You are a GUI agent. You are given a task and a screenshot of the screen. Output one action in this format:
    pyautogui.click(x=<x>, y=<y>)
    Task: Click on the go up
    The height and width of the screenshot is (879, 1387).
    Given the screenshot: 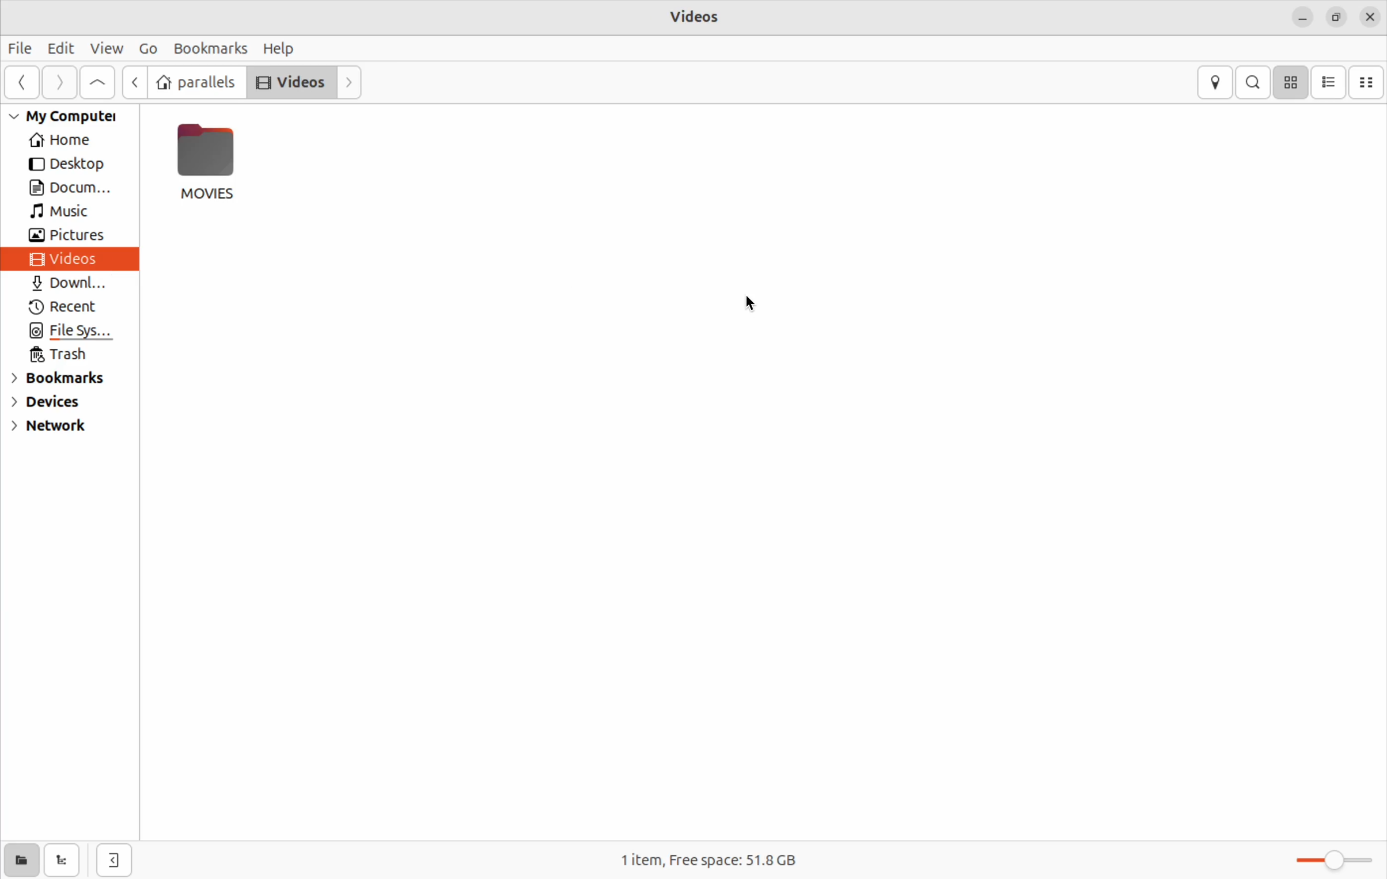 What is the action you would take?
    pyautogui.click(x=96, y=84)
    